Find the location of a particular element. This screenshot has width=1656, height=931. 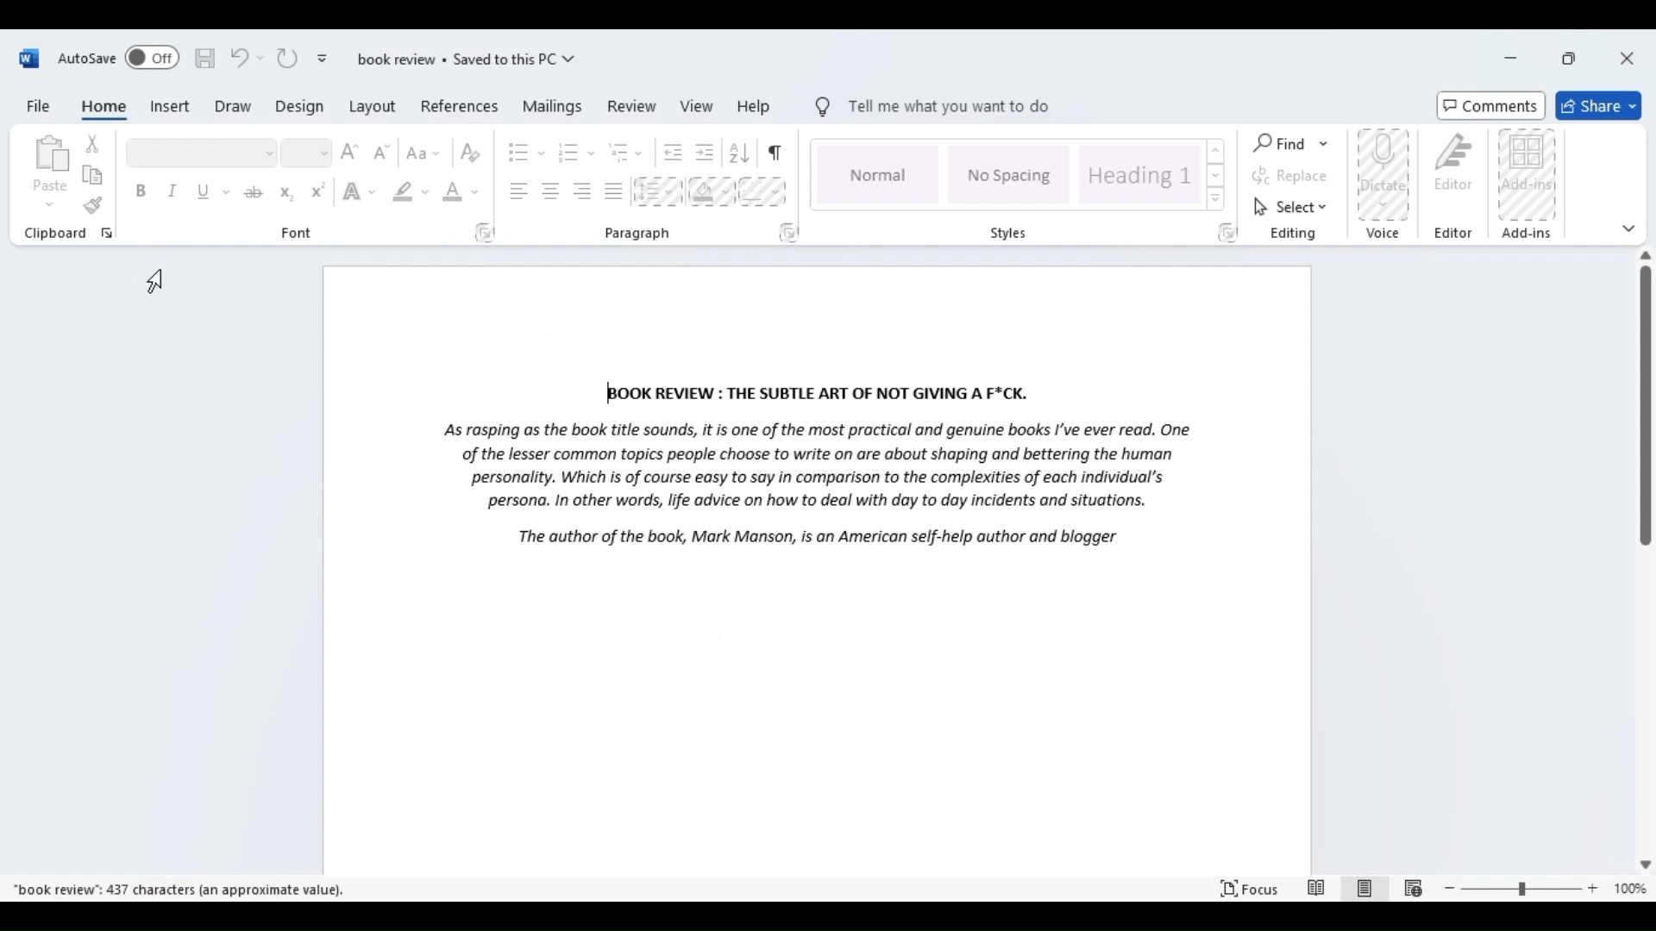

Layout is located at coordinates (370, 108).